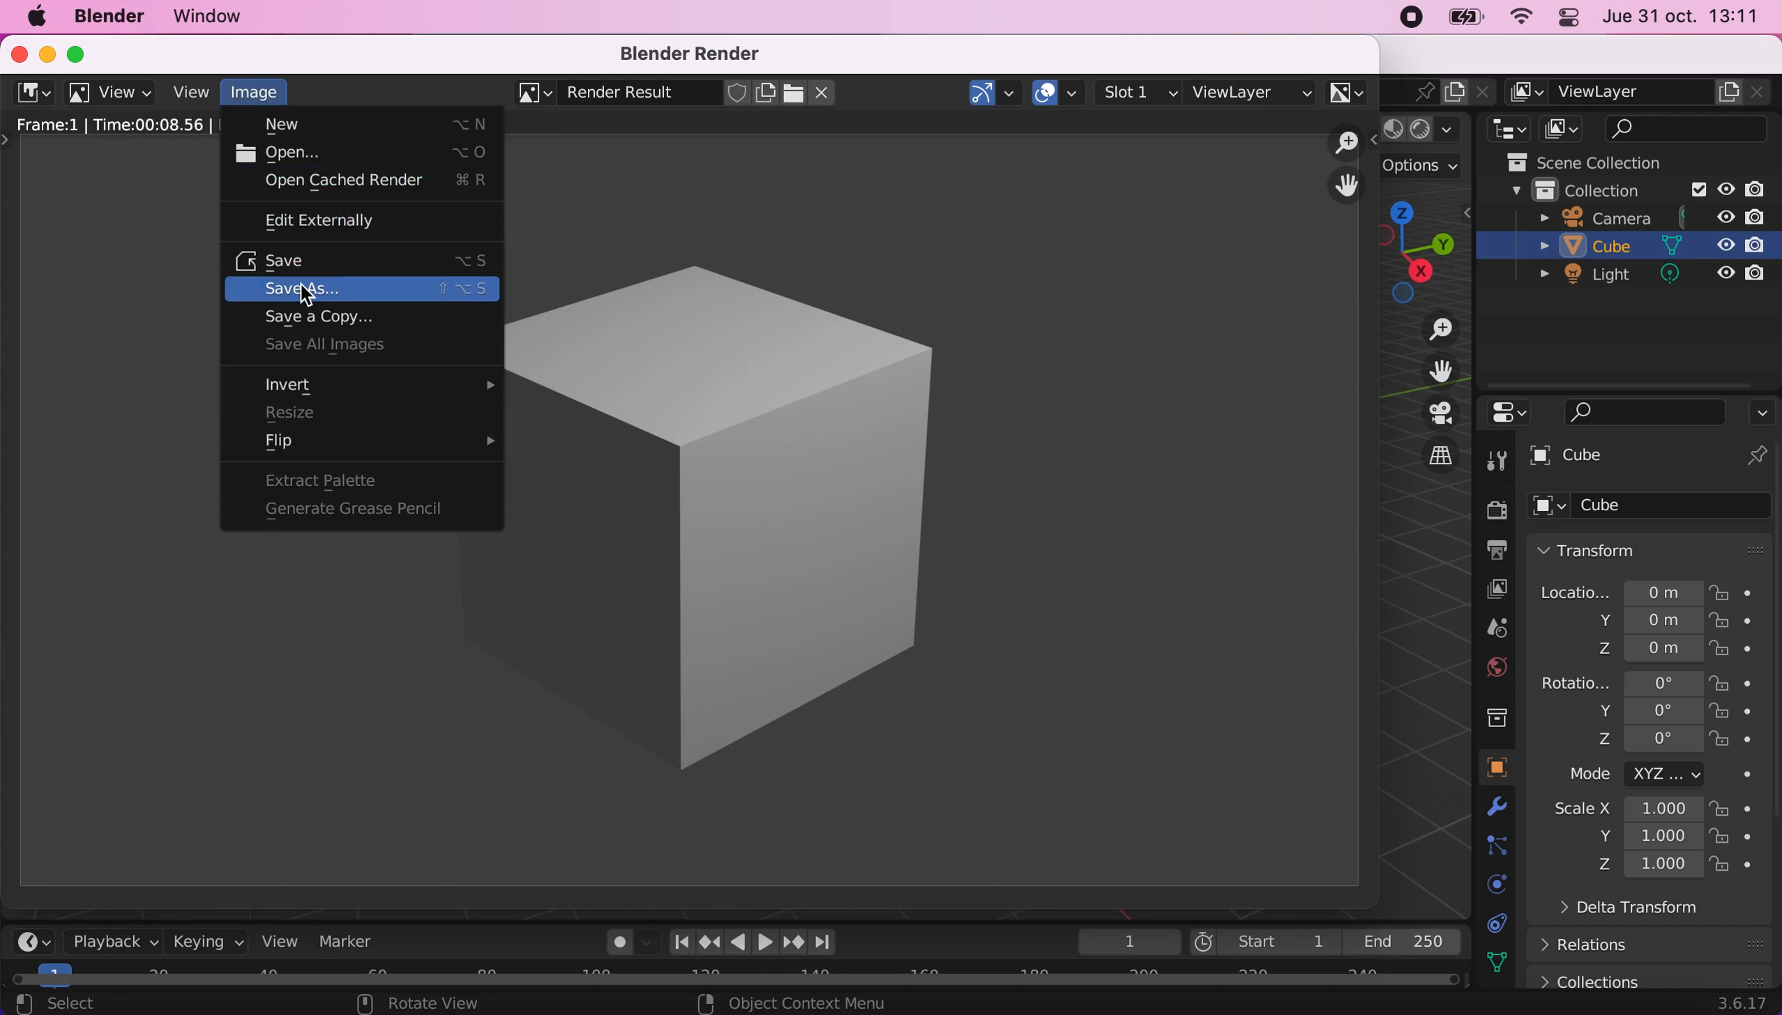 The height and width of the screenshot is (1015, 1782). I want to click on playback, so click(112, 943).